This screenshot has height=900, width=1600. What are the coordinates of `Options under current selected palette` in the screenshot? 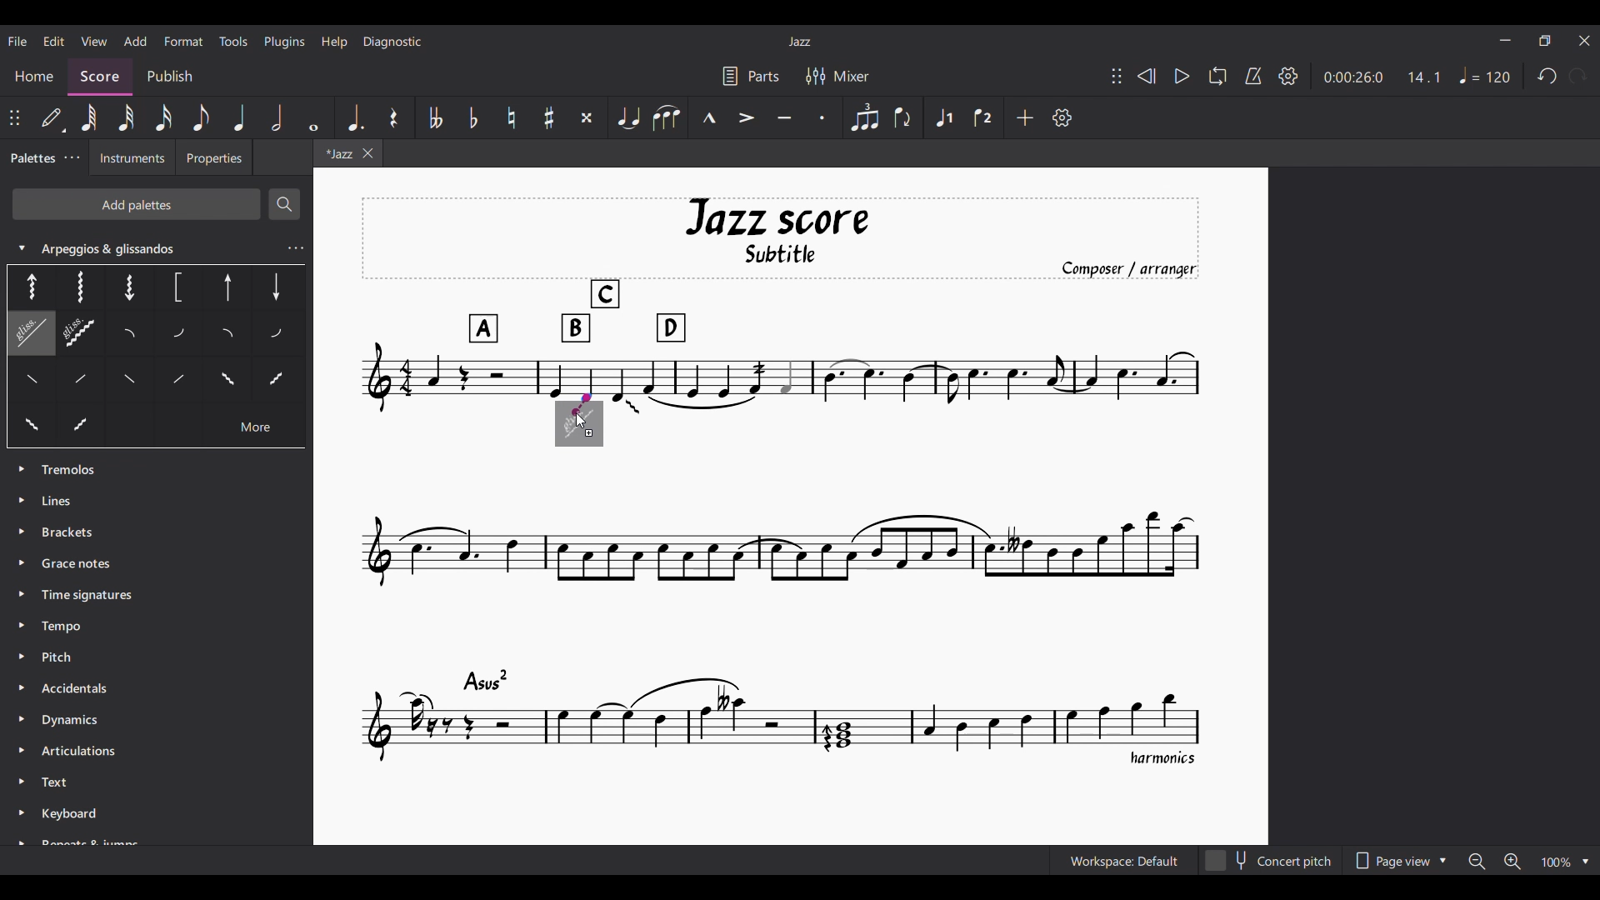 It's located at (27, 286).